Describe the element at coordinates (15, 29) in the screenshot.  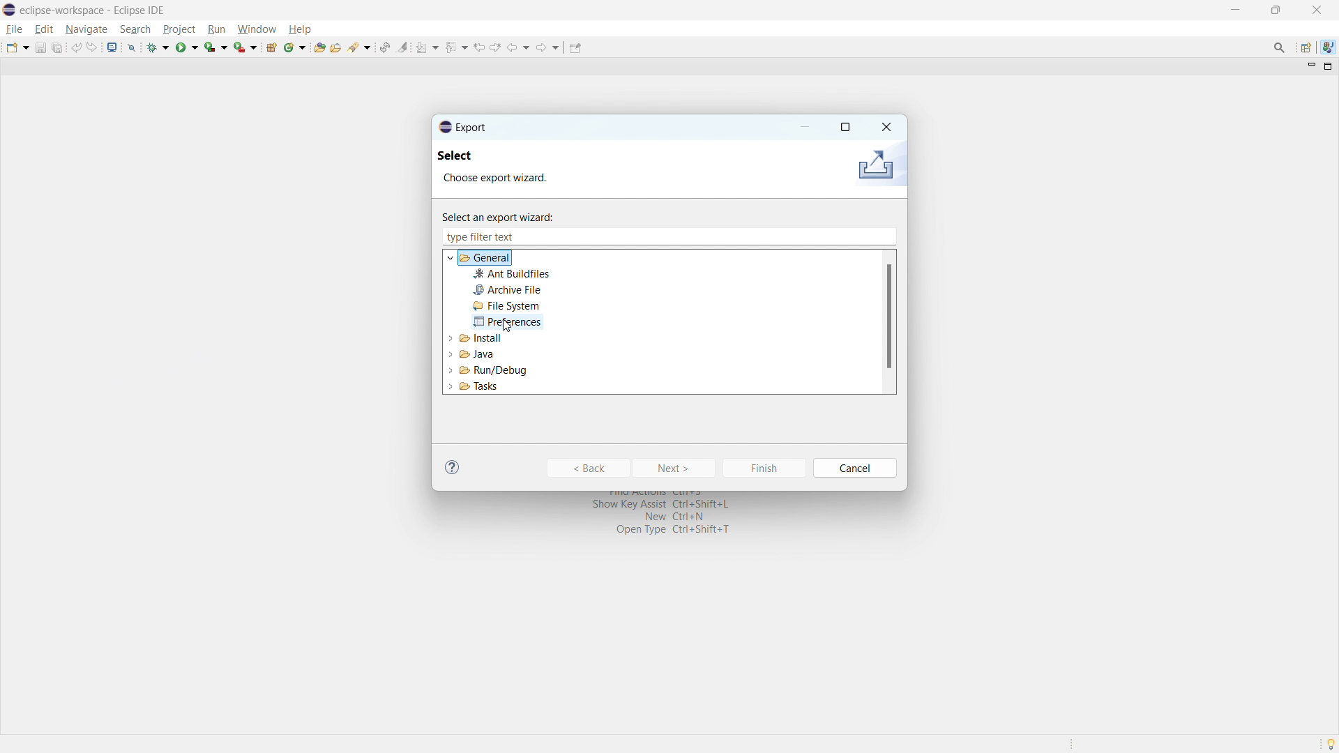
I see `file` at that location.